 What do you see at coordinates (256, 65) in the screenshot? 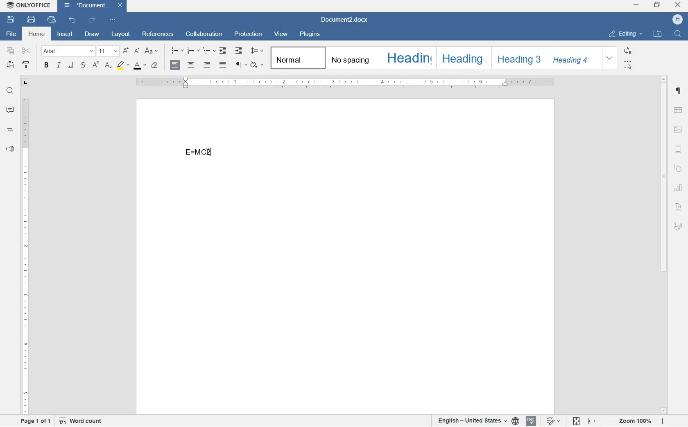
I see `shading` at bounding box center [256, 65].